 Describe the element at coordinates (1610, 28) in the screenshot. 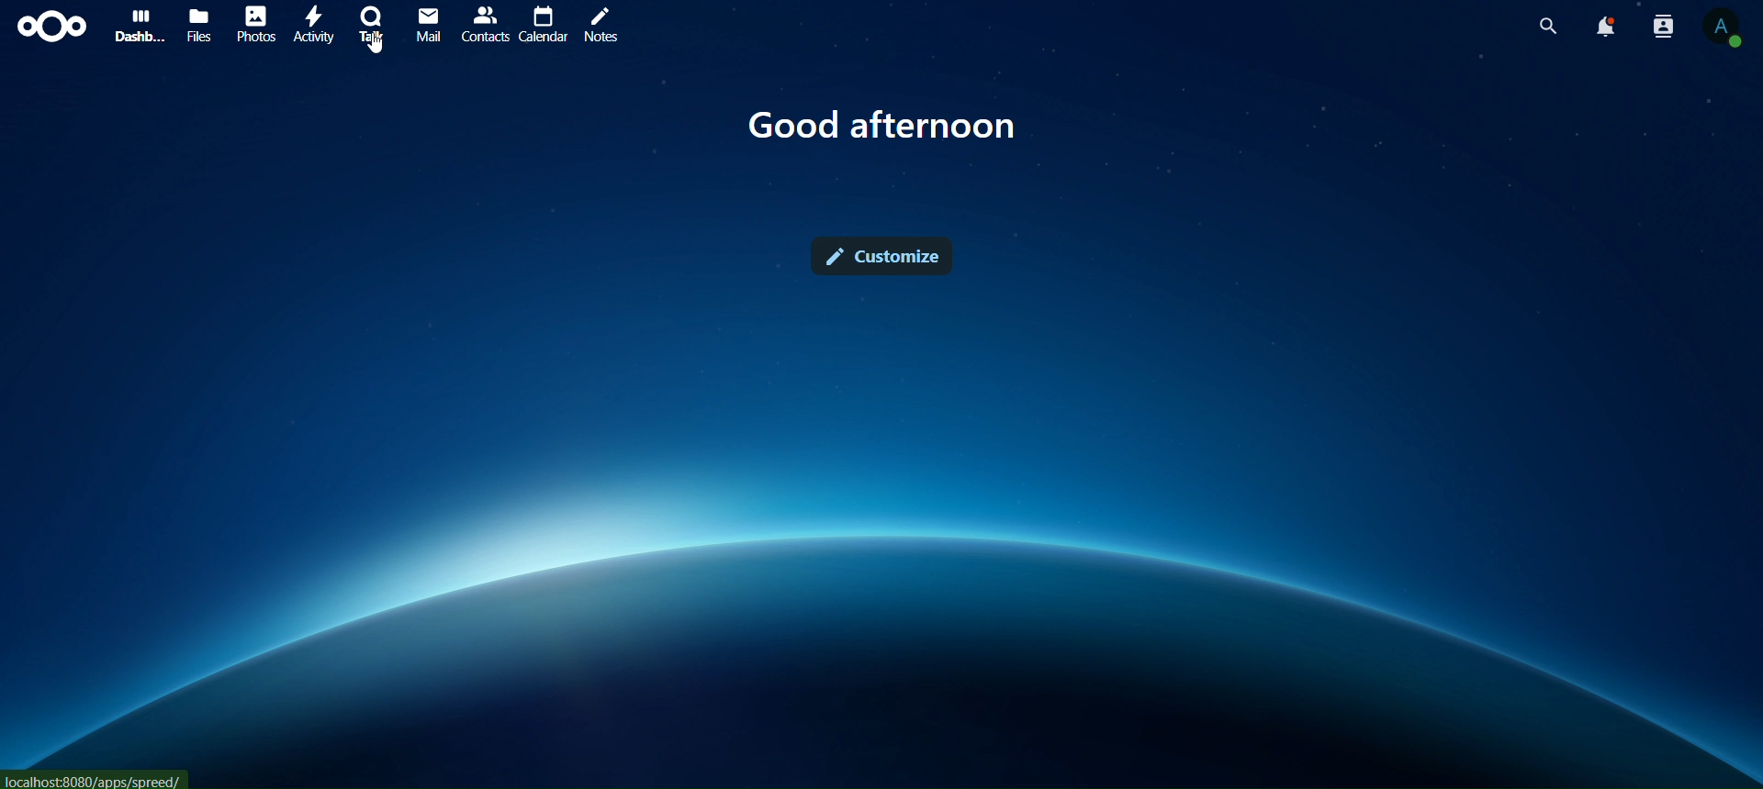

I see `notifications` at that location.